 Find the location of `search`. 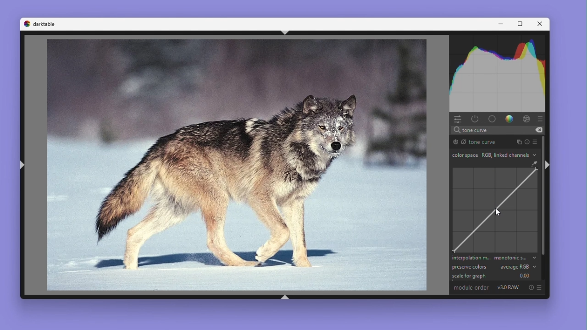

search is located at coordinates (456, 130).